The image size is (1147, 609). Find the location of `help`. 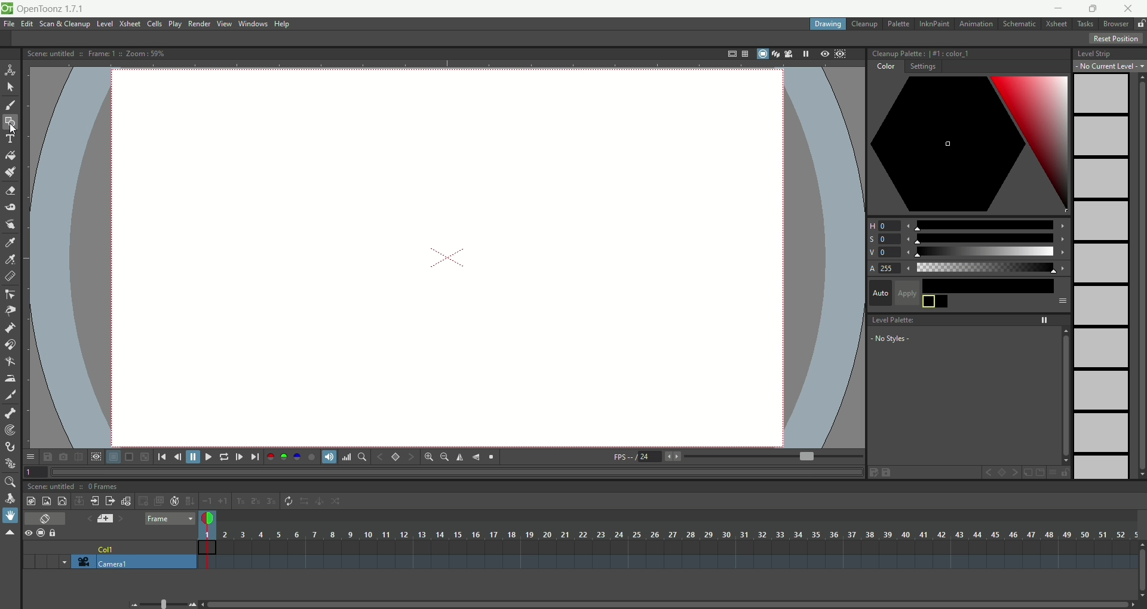

help is located at coordinates (283, 24).